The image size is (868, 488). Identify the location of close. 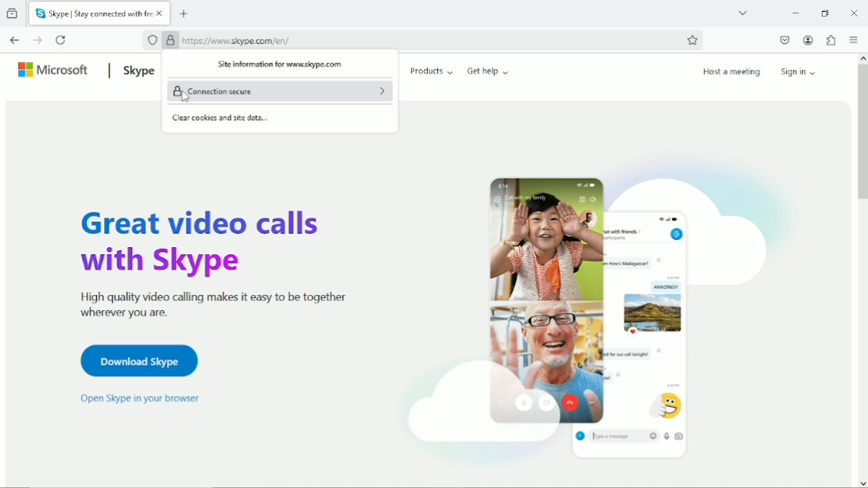
(854, 13).